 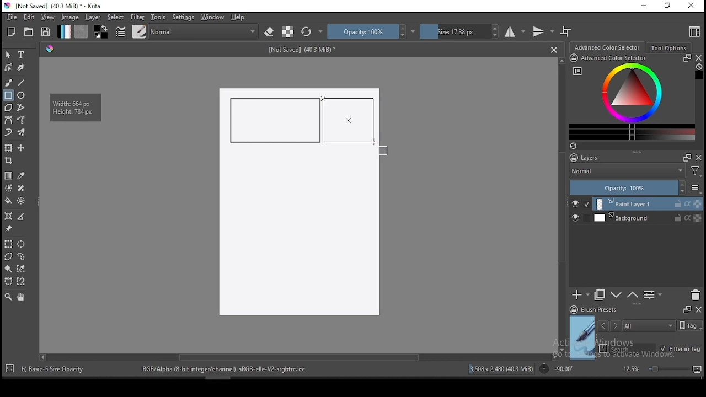 I want to click on polyline tool, so click(x=21, y=106).